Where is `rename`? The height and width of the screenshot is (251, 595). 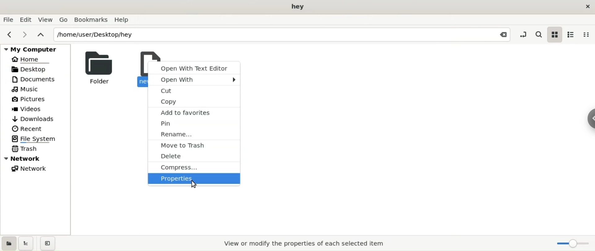 rename is located at coordinates (195, 134).